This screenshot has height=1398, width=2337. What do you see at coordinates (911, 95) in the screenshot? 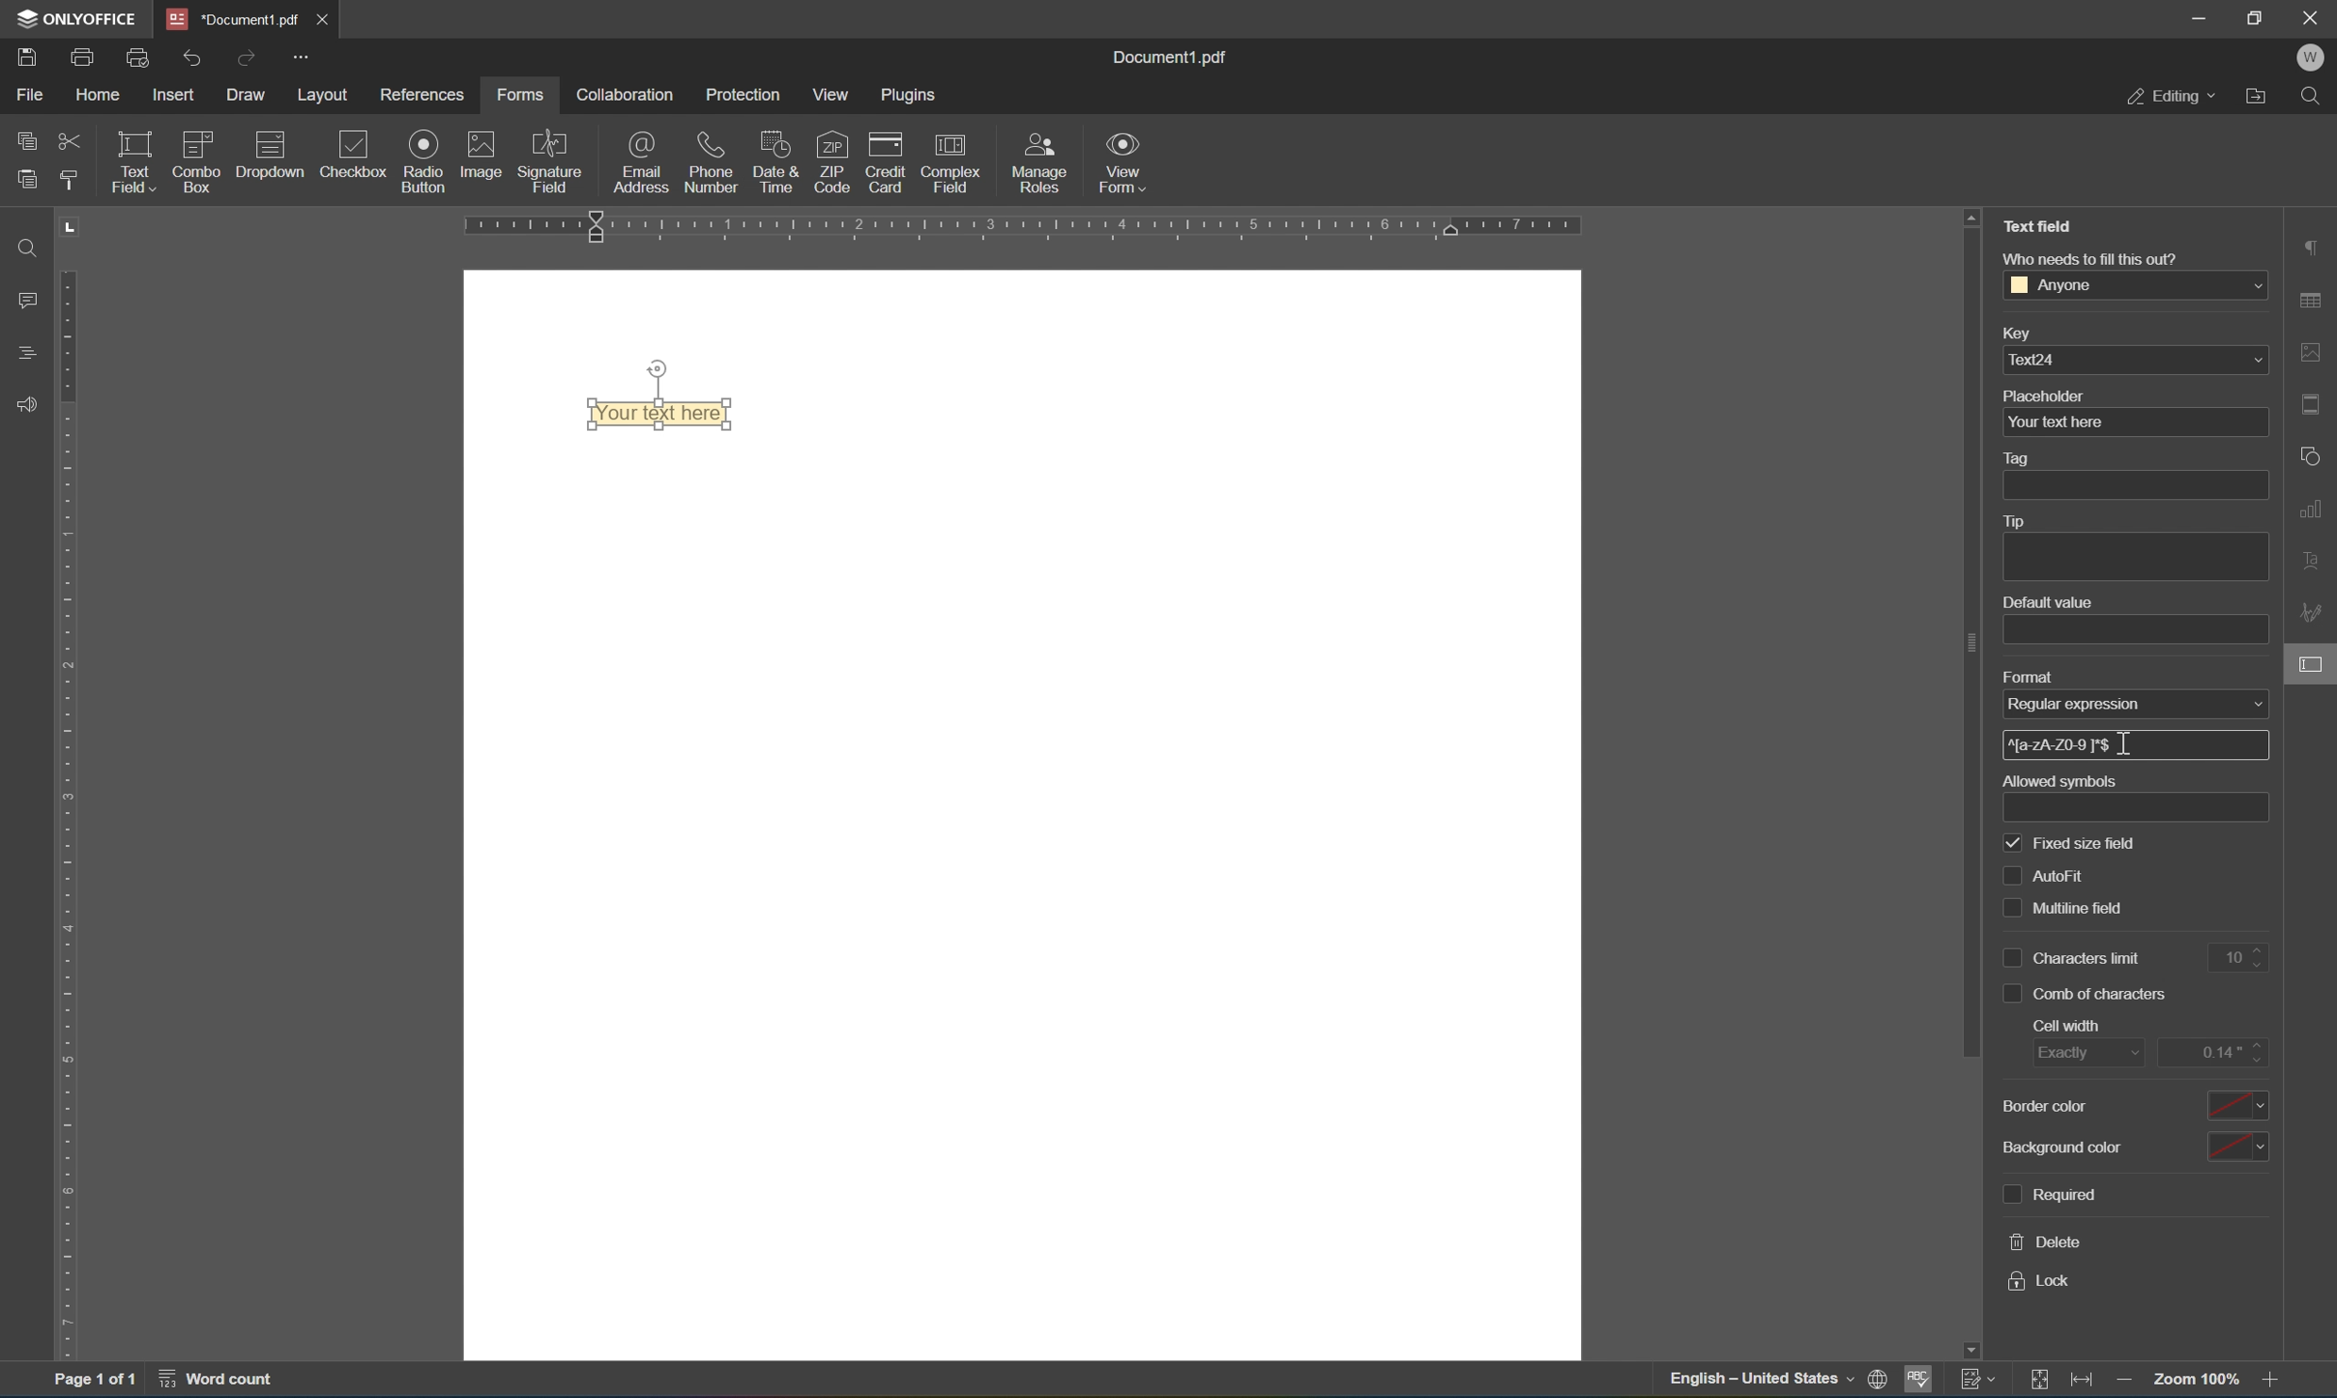
I see `plugins` at bounding box center [911, 95].